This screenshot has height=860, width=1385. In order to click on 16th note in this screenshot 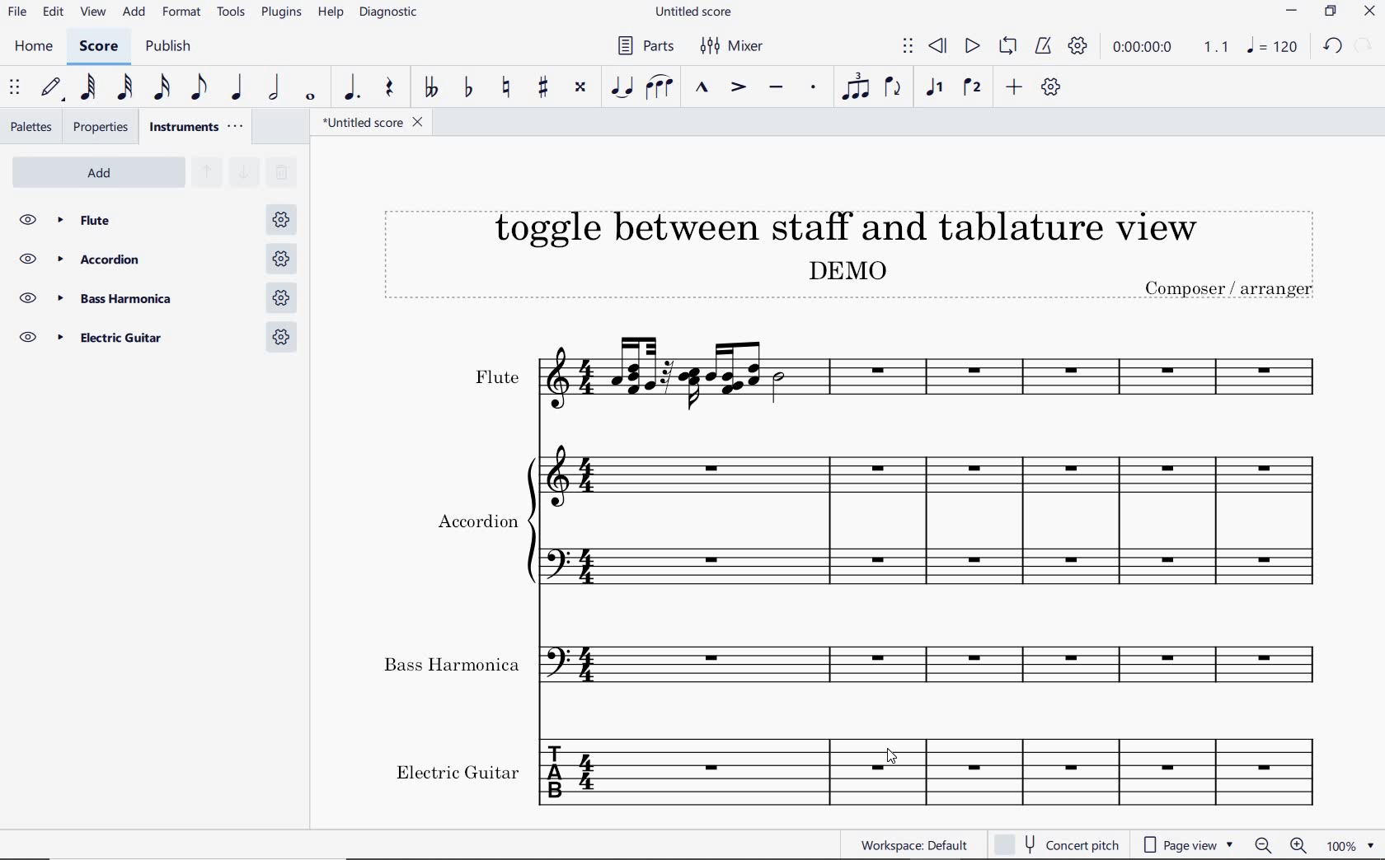, I will do `click(162, 88)`.